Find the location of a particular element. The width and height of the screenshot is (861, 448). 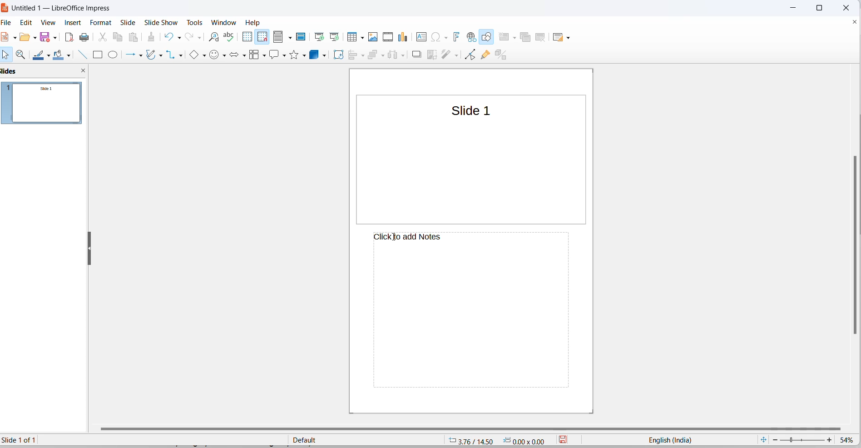

symbol shapes is located at coordinates (214, 55).